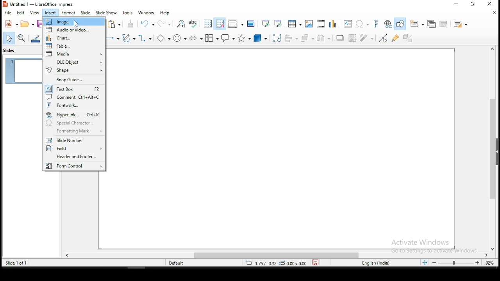 This screenshot has width=500, height=281. Describe the element at coordinates (418, 24) in the screenshot. I see `new slide` at that location.